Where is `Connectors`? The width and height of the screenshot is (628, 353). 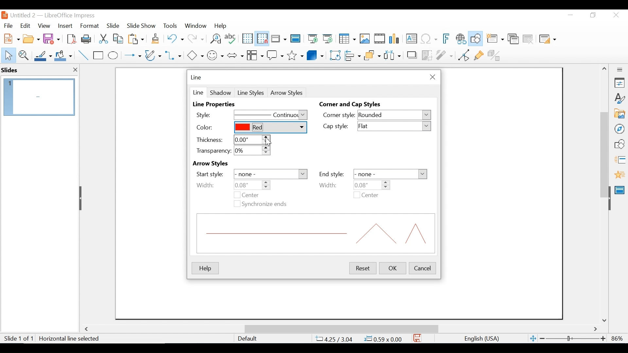 Connectors is located at coordinates (174, 55).